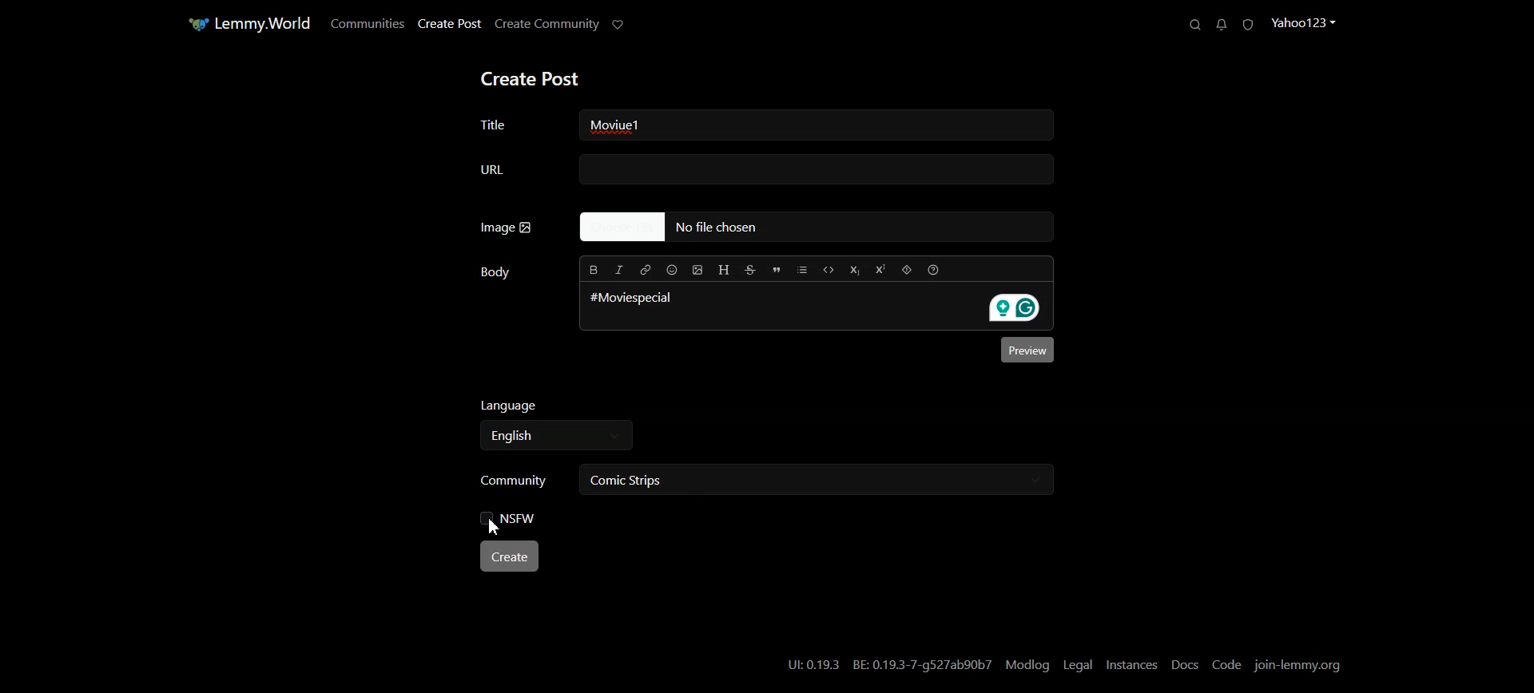 Image resolution: width=1534 pixels, height=693 pixels. Describe the element at coordinates (763, 170) in the screenshot. I see `URL` at that location.